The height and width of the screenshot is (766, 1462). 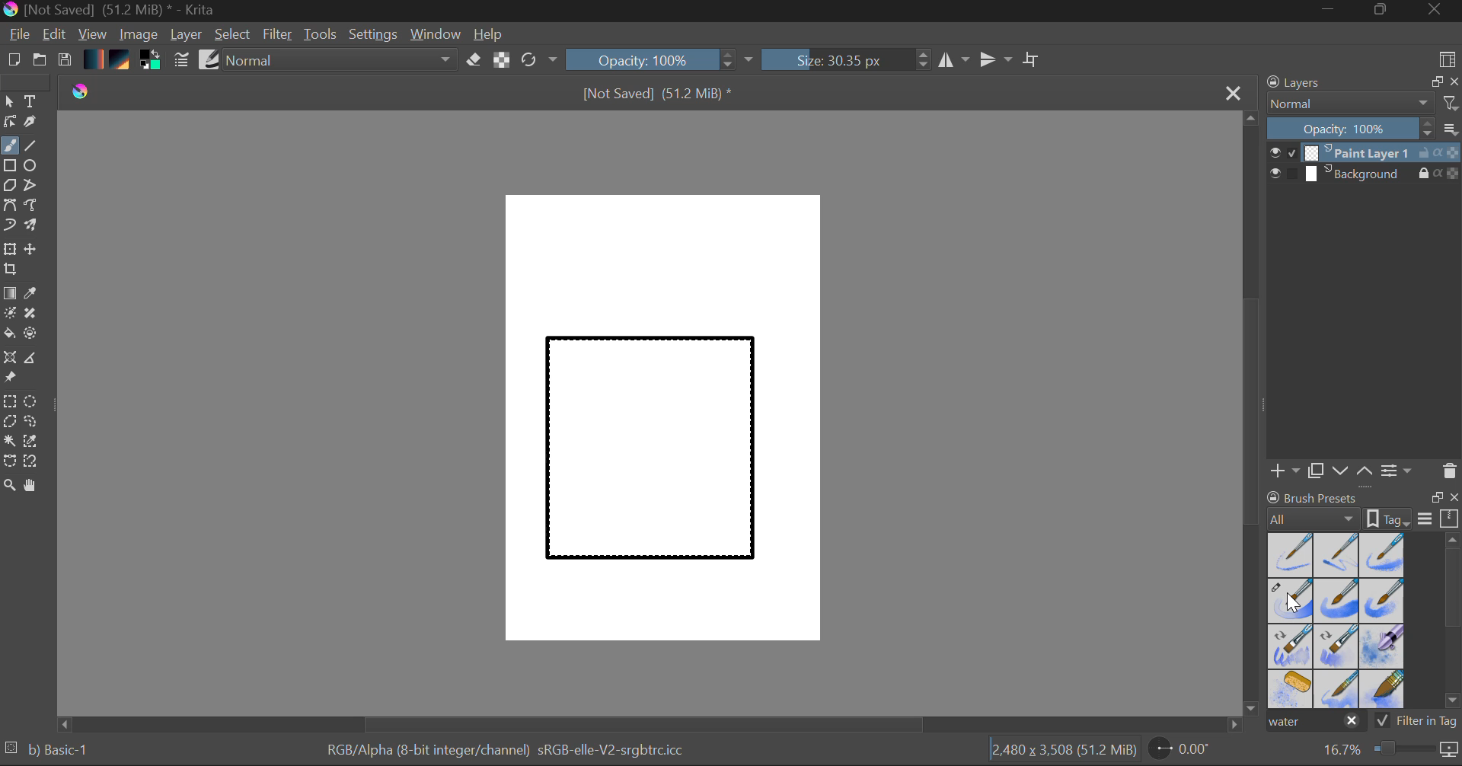 I want to click on Eyedropper, so click(x=34, y=294).